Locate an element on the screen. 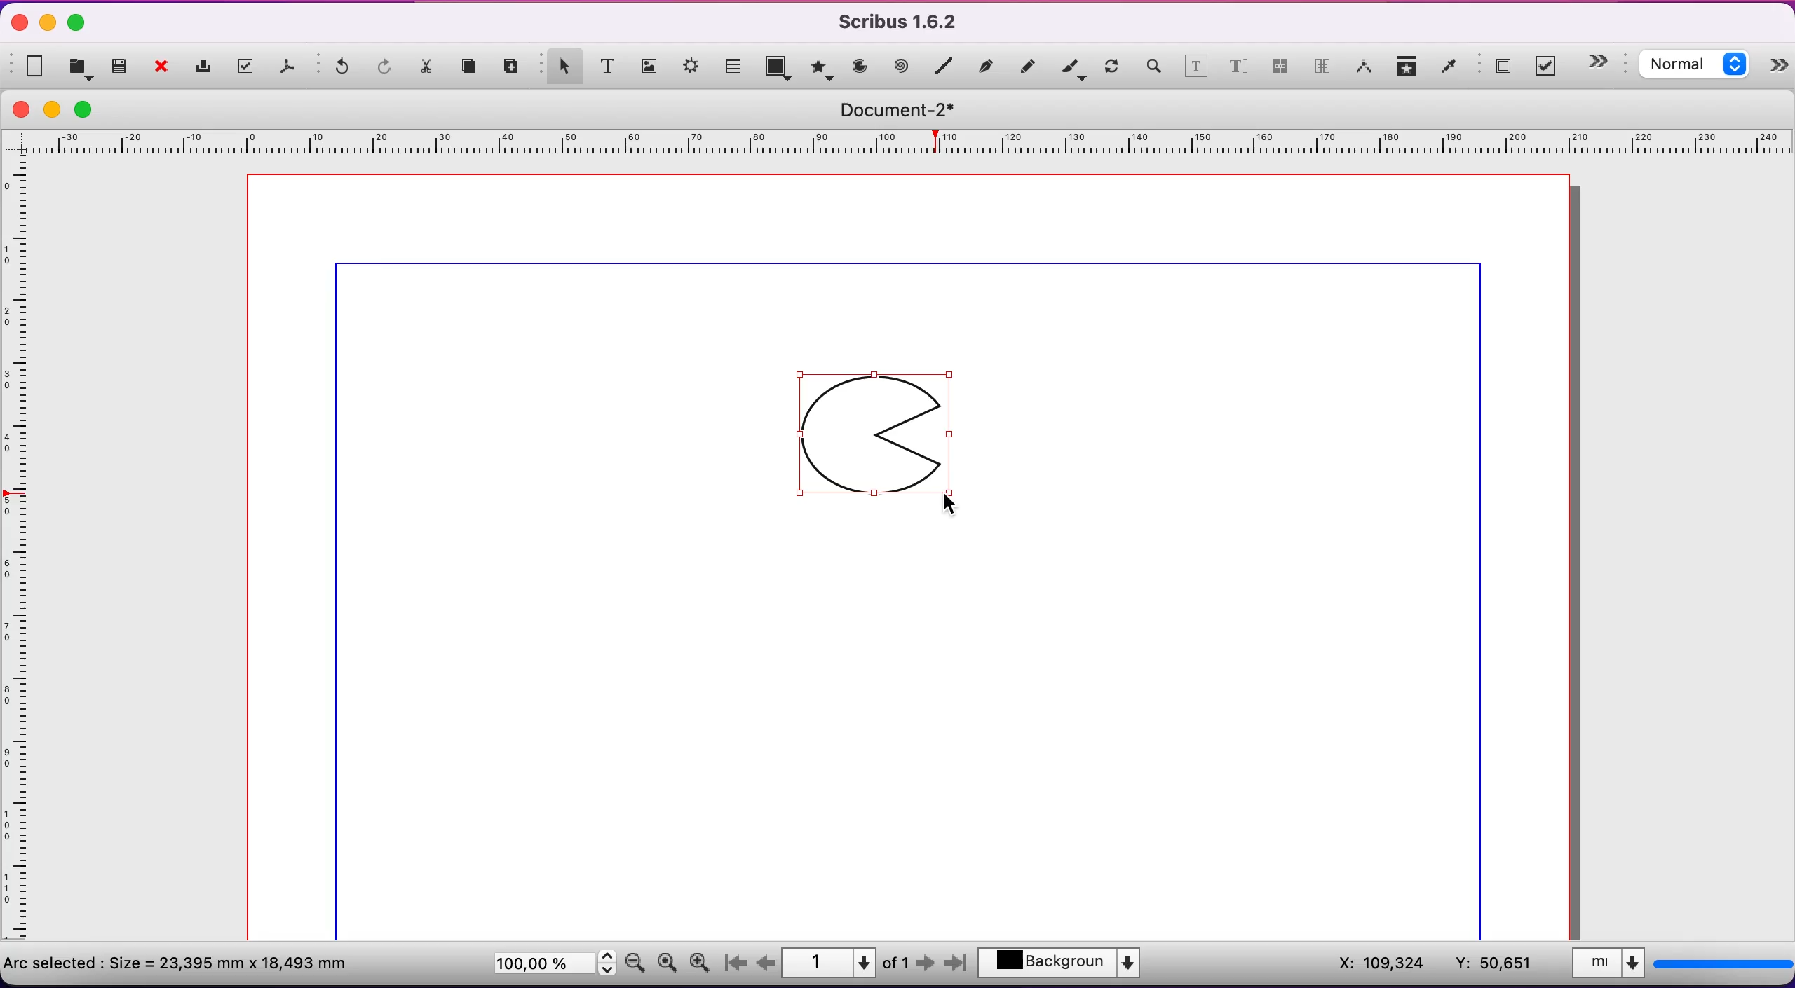 The width and height of the screenshot is (1795, 988). go one page backwards is located at coordinates (766, 963).